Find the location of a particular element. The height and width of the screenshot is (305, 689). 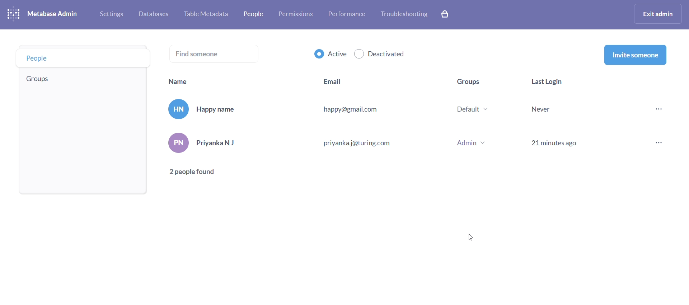

name is located at coordinates (181, 83).